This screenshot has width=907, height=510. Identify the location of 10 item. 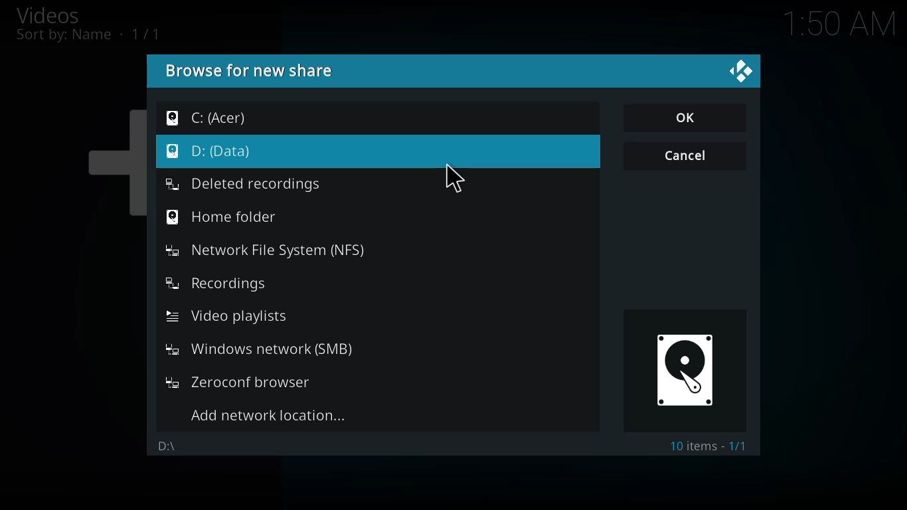
(706, 444).